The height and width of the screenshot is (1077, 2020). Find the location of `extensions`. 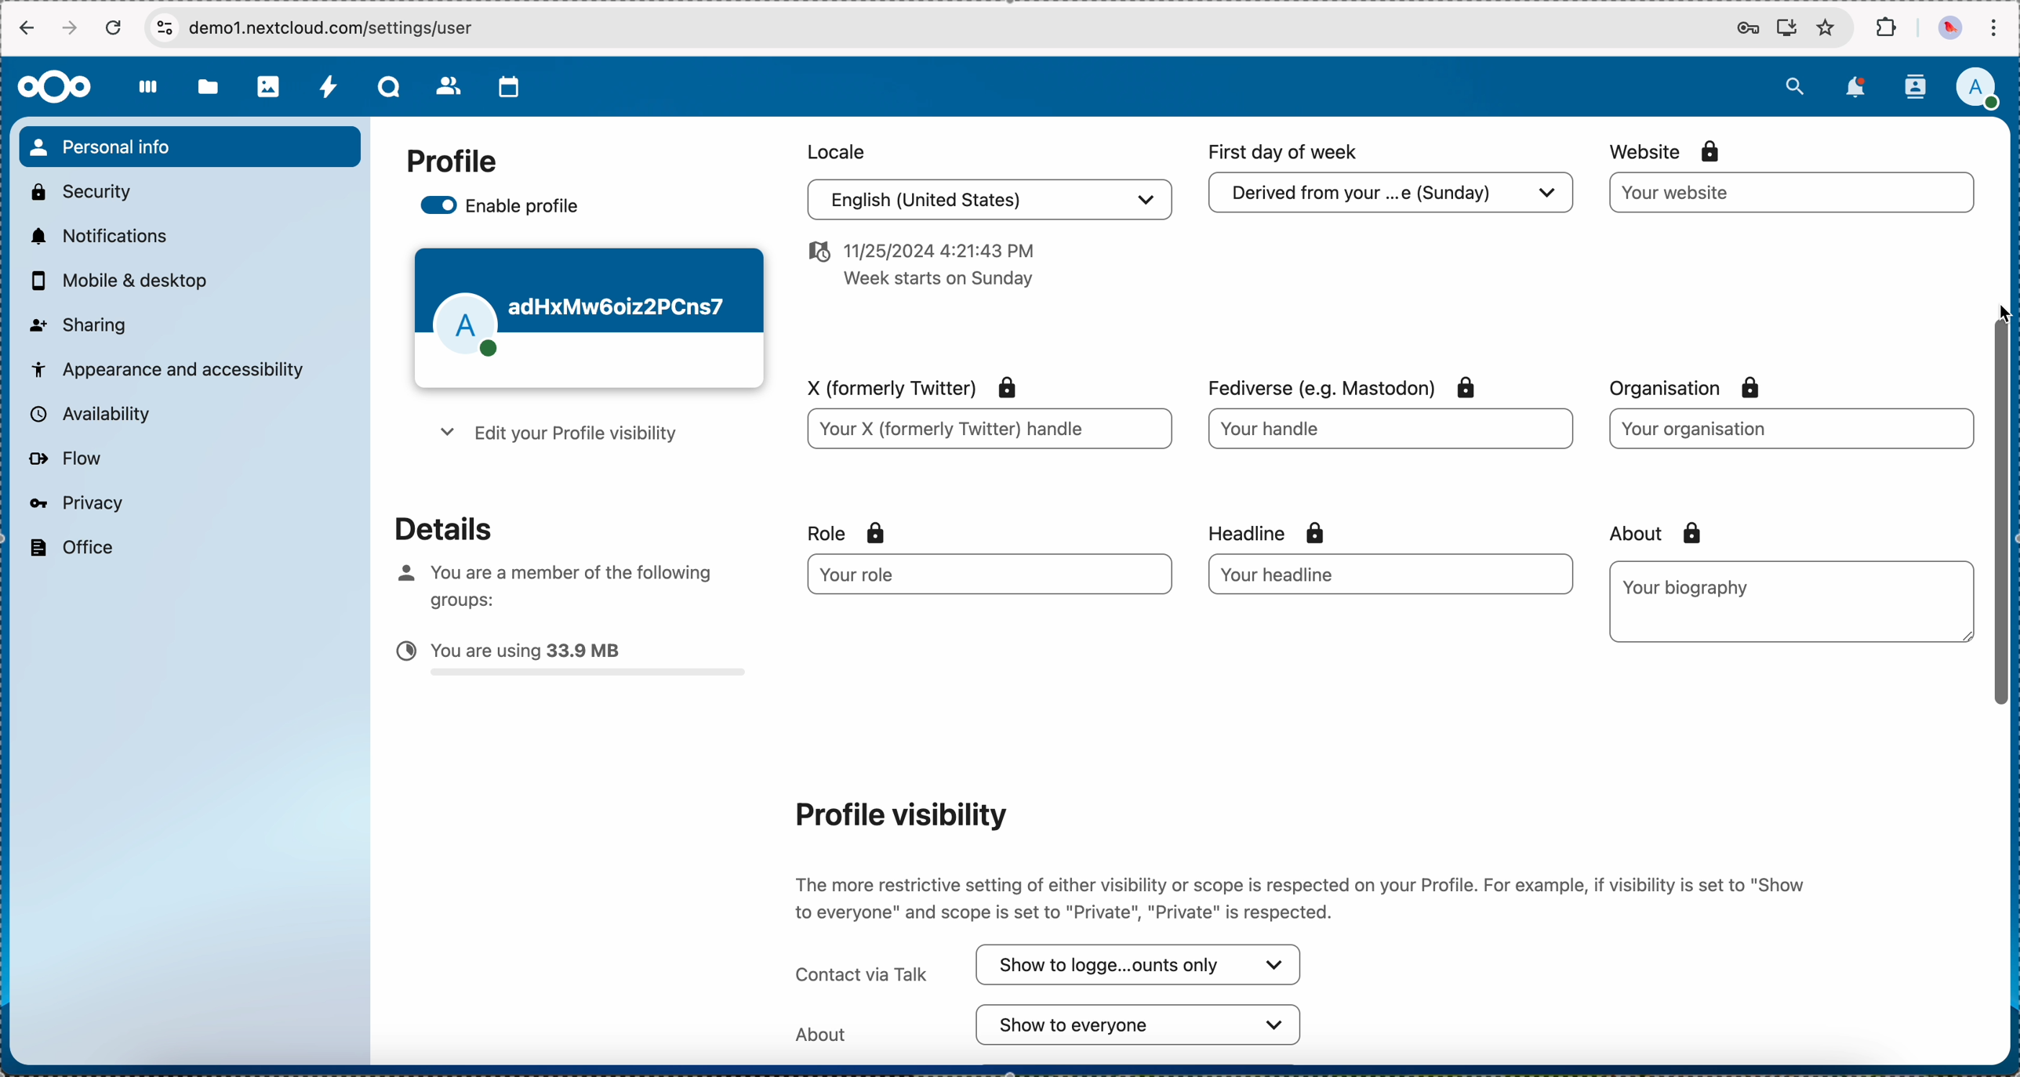

extensions is located at coordinates (1888, 28).